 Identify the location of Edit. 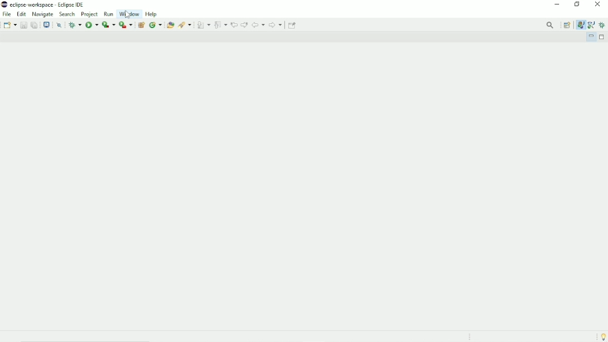
(22, 13).